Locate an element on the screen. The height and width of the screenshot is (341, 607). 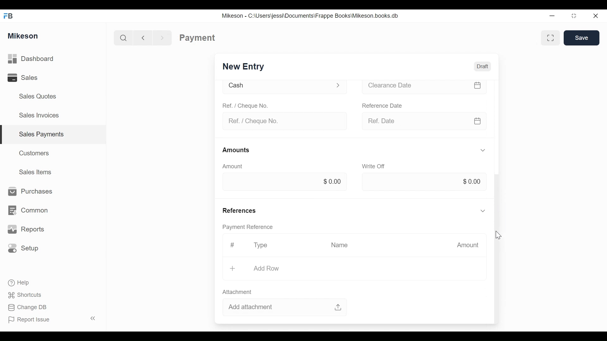
Collapse is located at coordinates (94, 319).